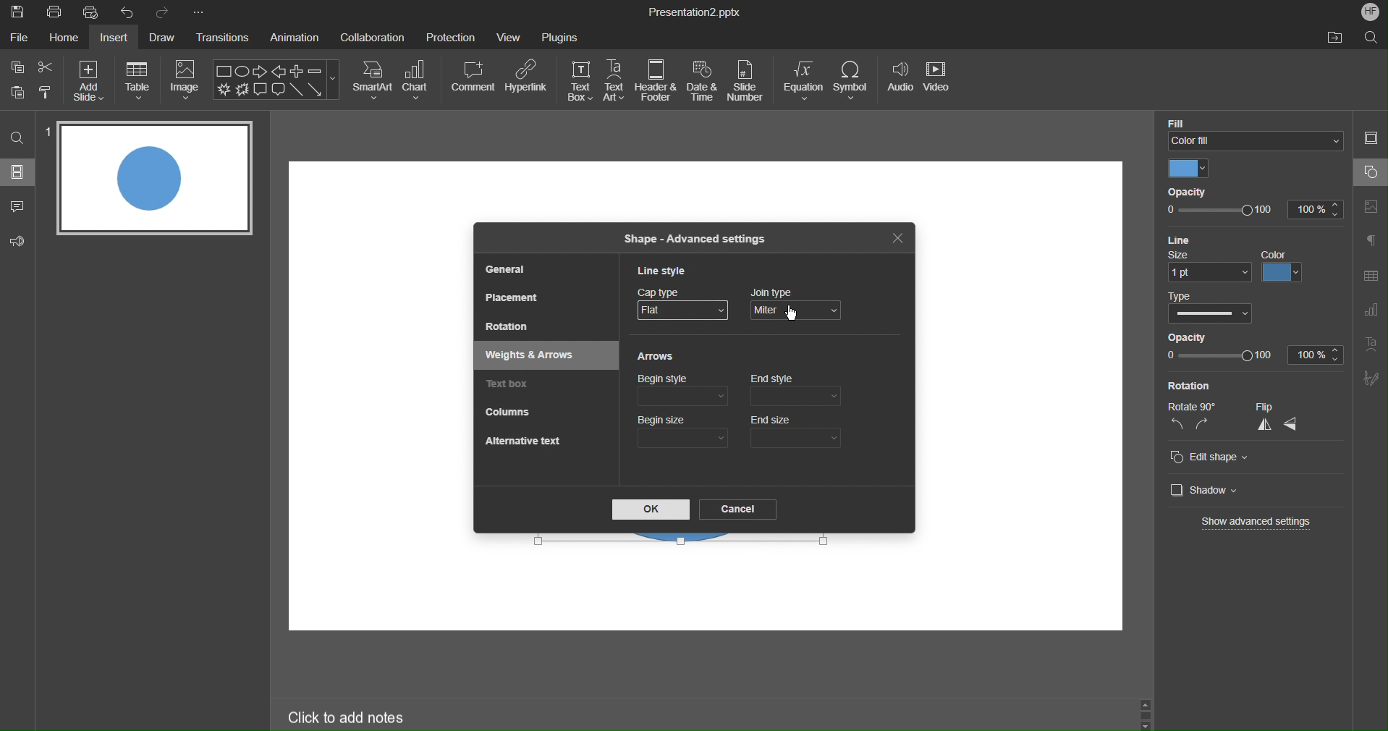  I want to click on End style, so click(797, 390).